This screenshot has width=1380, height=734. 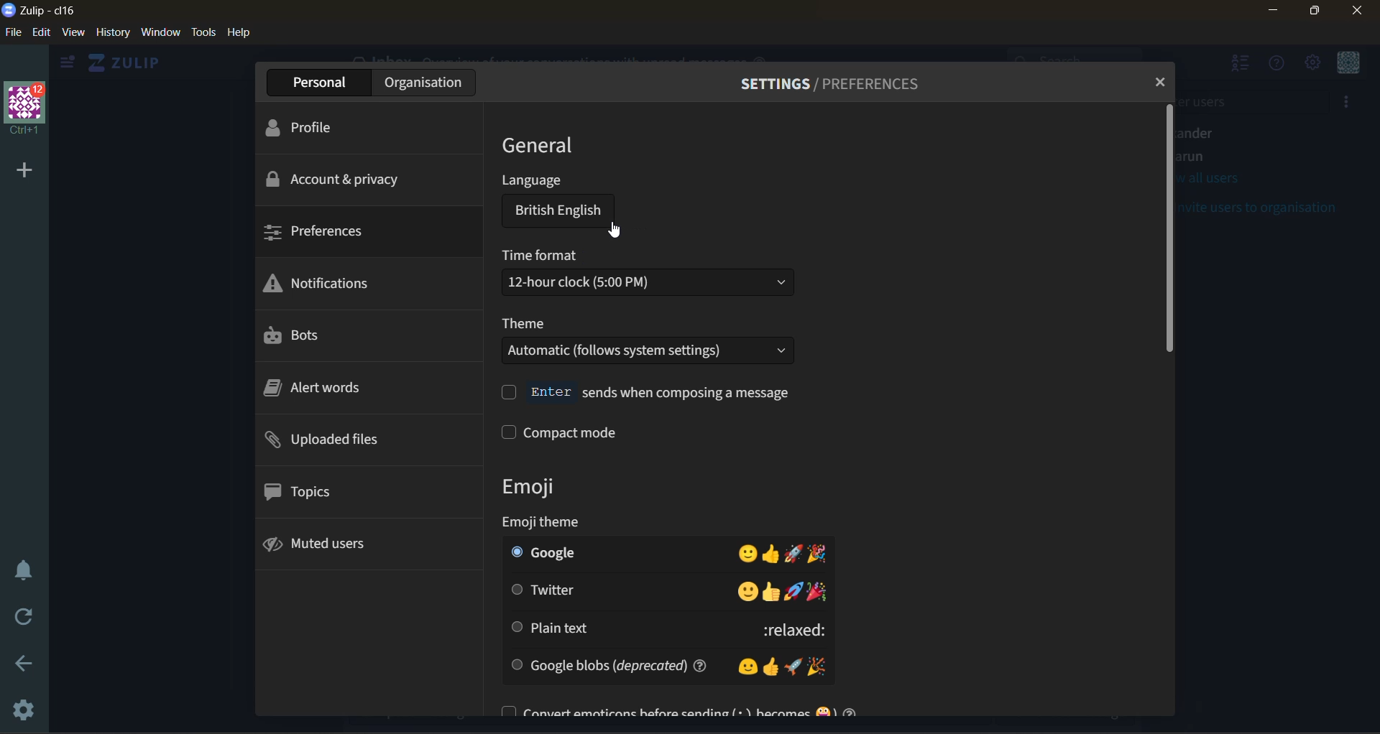 What do you see at coordinates (203, 32) in the screenshot?
I see `tools` at bounding box center [203, 32].